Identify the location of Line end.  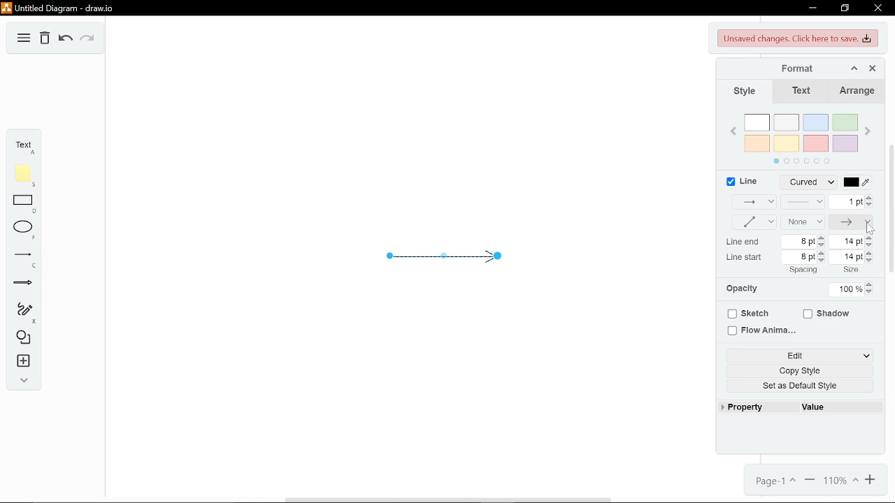
(852, 222).